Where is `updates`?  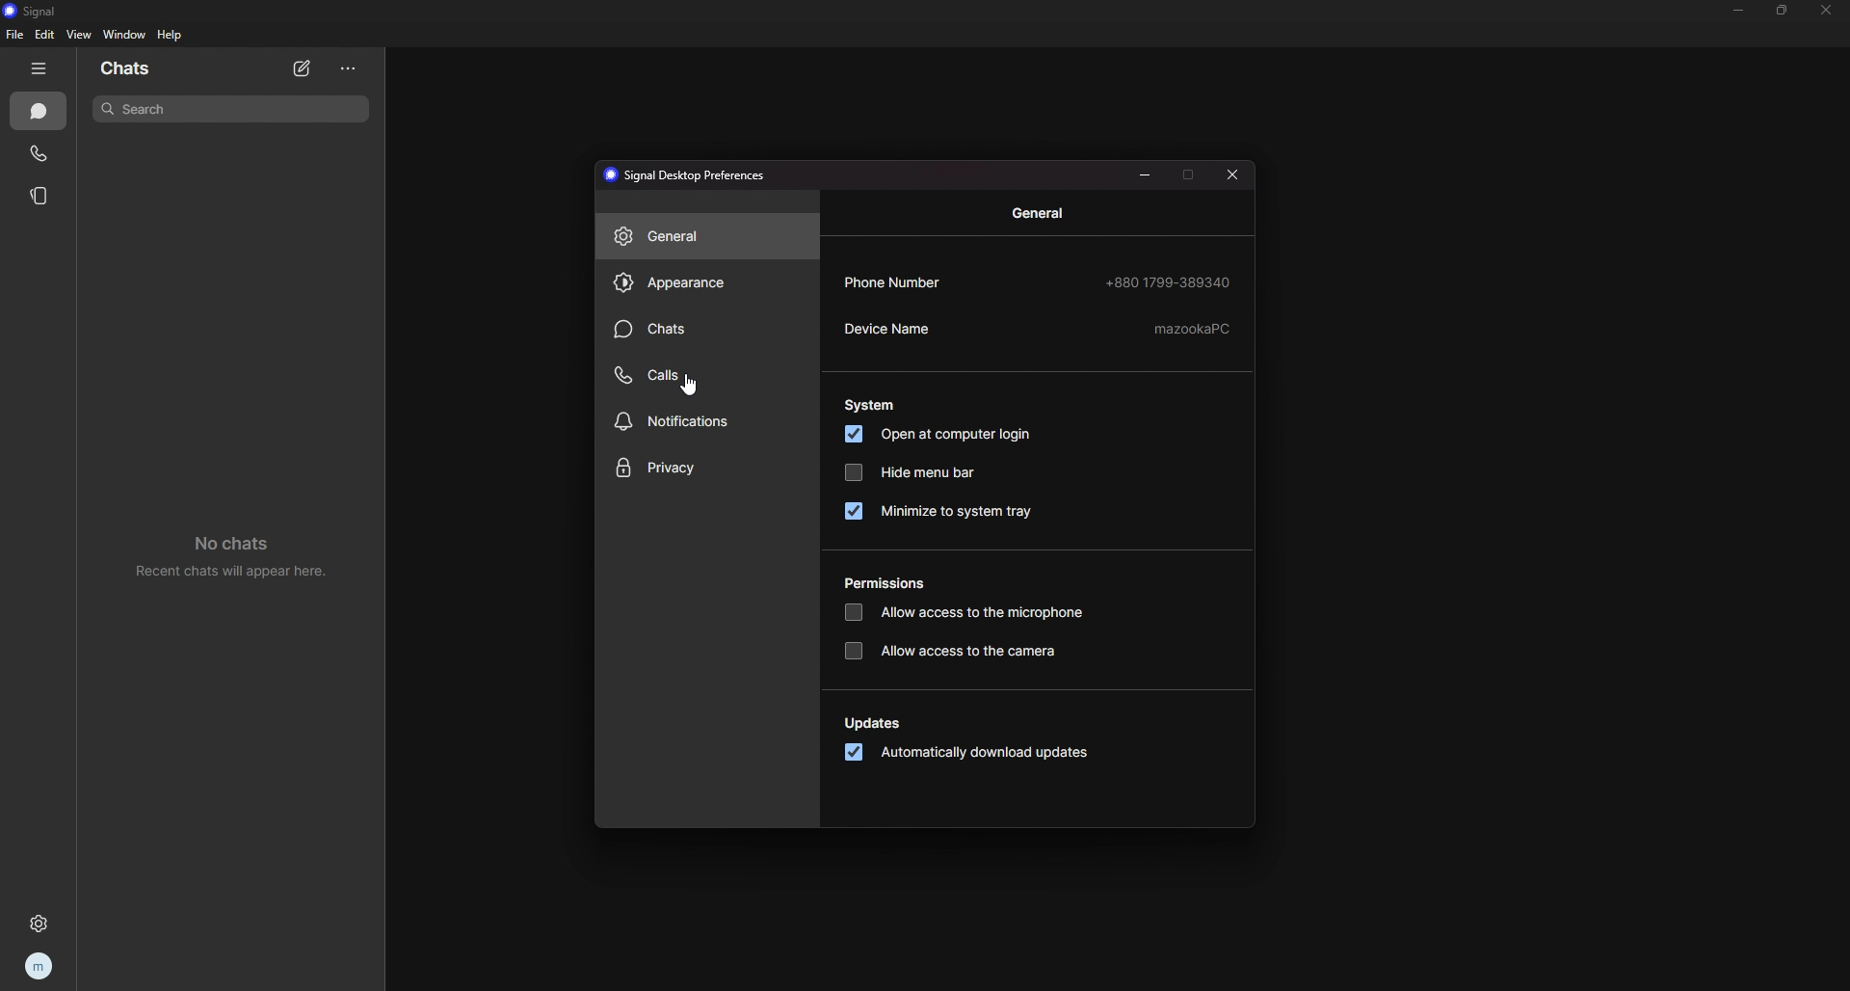
updates is located at coordinates (875, 723).